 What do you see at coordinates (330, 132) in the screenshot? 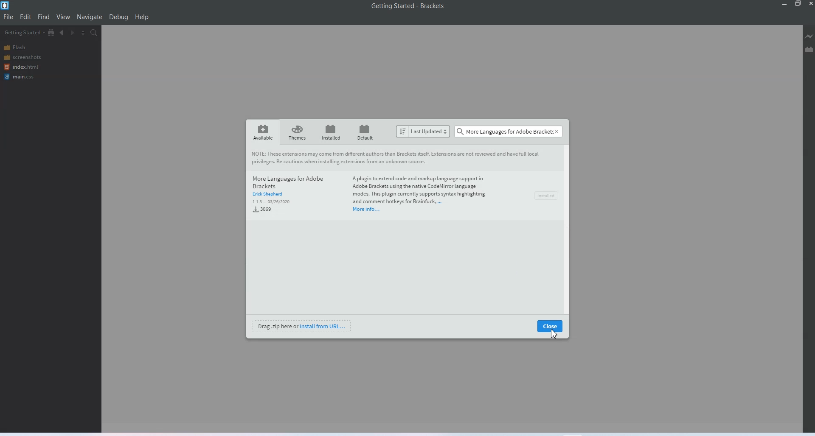
I see `Installed` at bounding box center [330, 132].